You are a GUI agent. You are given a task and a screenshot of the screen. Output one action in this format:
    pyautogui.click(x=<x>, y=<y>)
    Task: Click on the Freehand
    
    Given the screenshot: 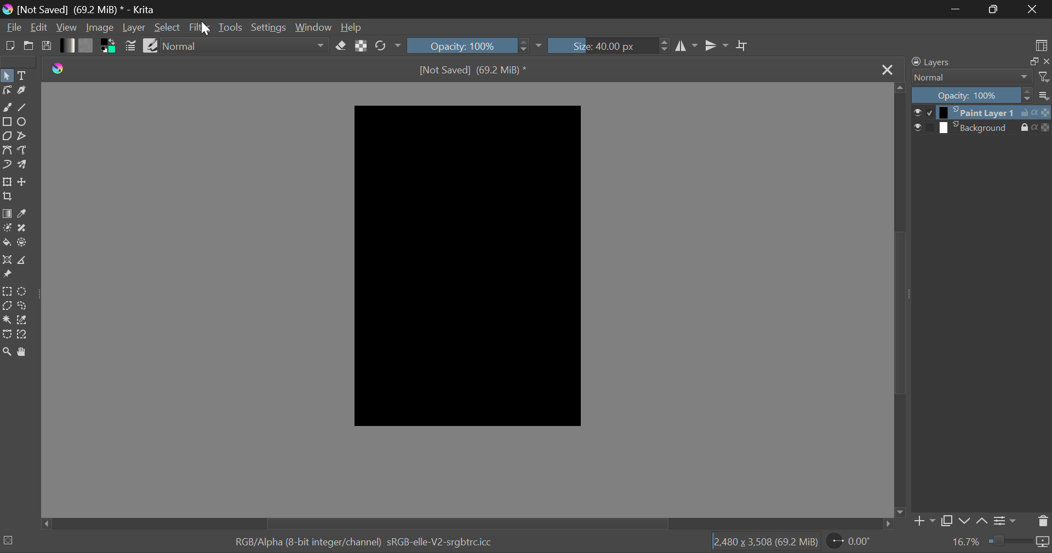 What is the action you would take?
    pyautogui.click(x=7, y=107)
    